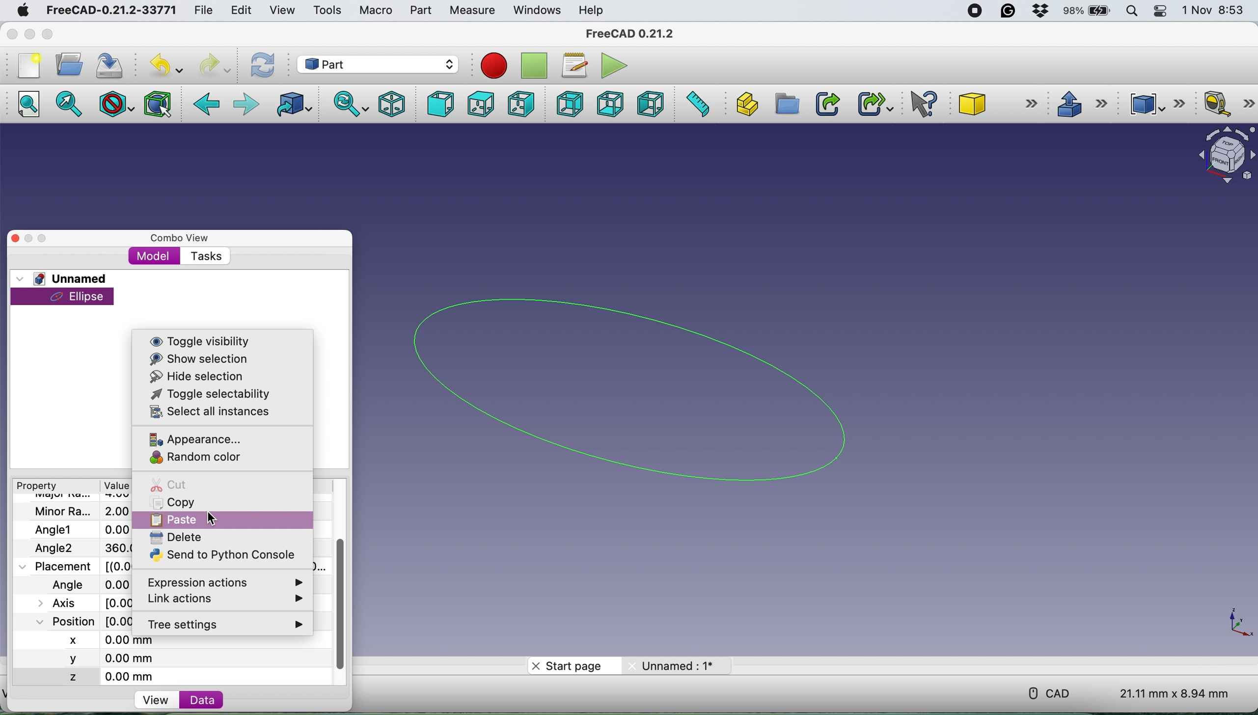 The image size is (1258, 715). What do you see at coordinates (1154, 104) in the screenshot?
I see `compound tools` at bounding box center [1154, 104].